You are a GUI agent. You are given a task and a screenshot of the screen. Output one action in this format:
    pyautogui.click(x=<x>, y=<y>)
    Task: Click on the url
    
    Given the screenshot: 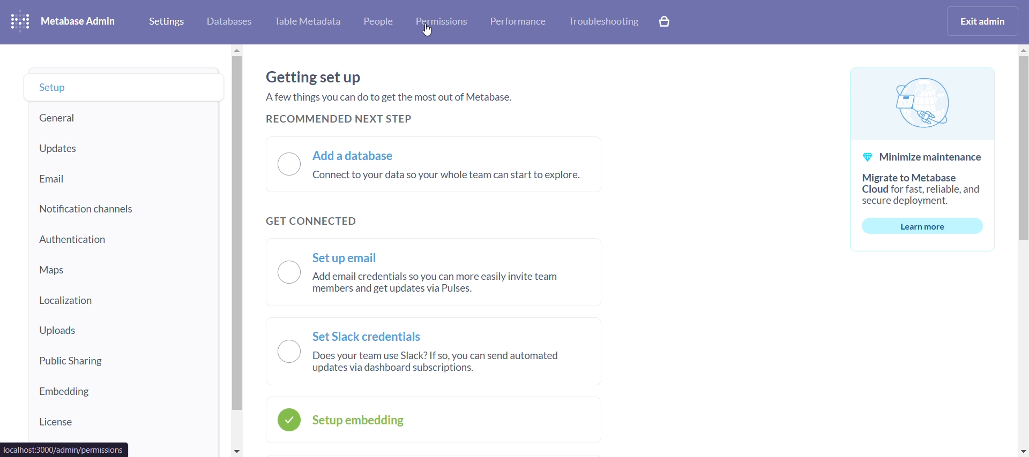 What is the action you would take?
    pyautogui.click(x=64, y=450)
    